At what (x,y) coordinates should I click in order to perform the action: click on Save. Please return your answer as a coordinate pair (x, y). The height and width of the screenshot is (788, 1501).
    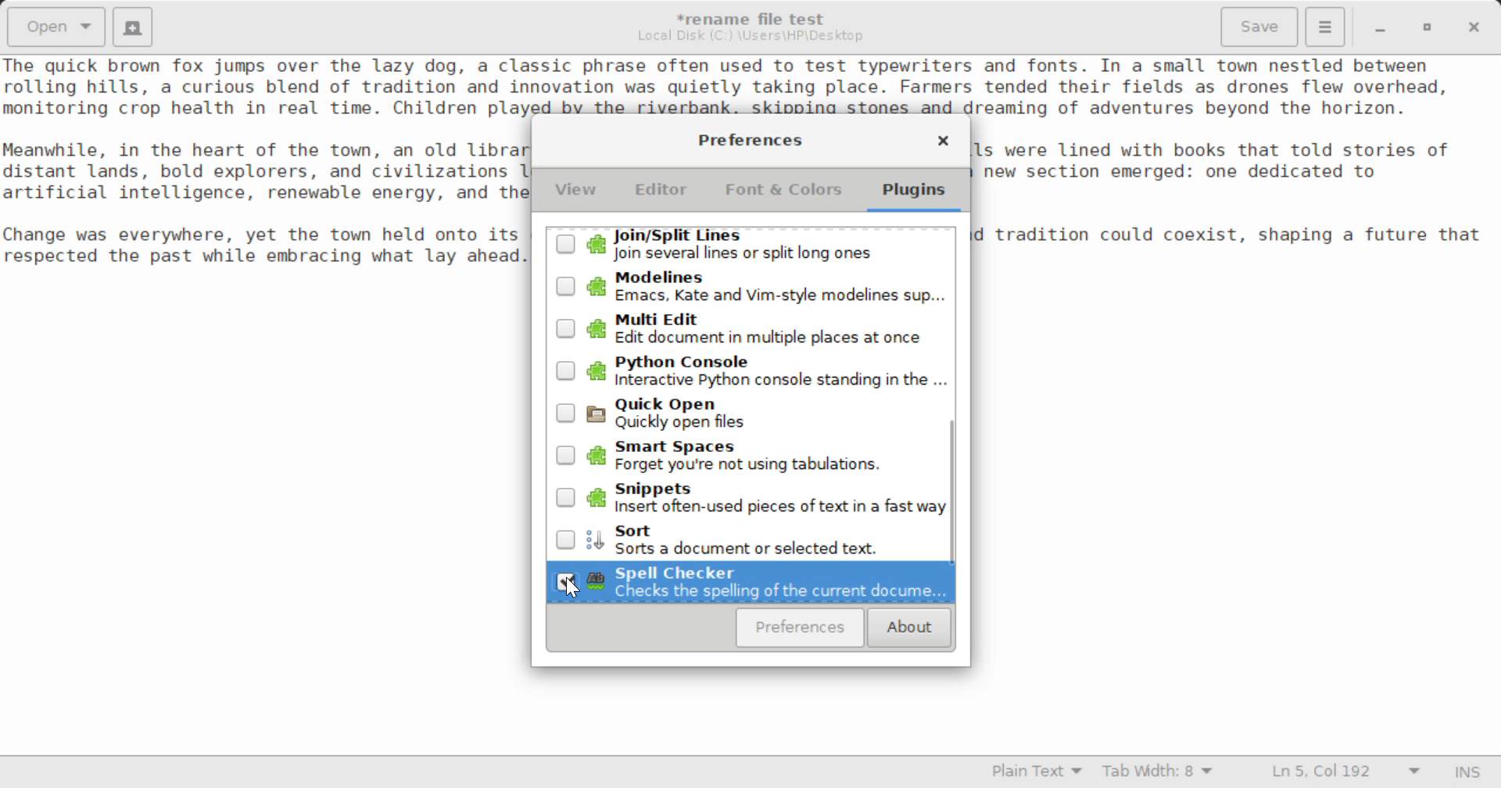
    Looking at the image, I should click on (1261, 27).